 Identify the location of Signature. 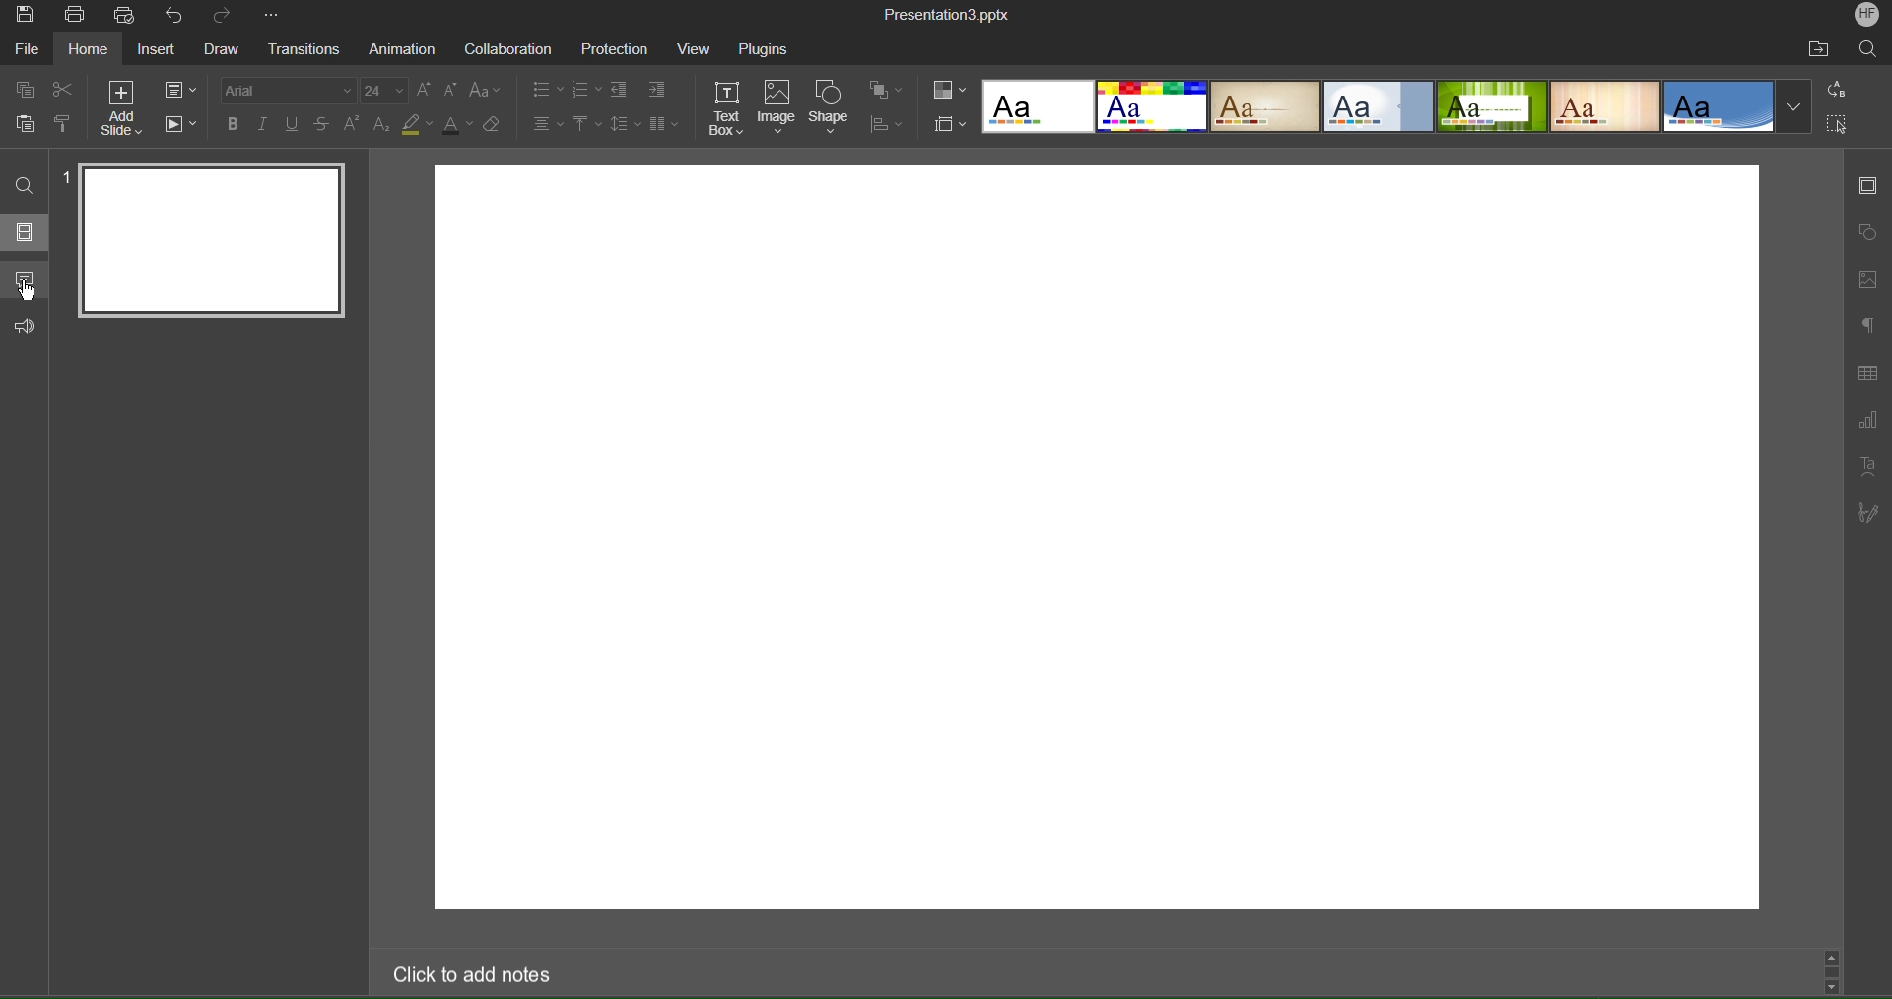
(1866, 515).